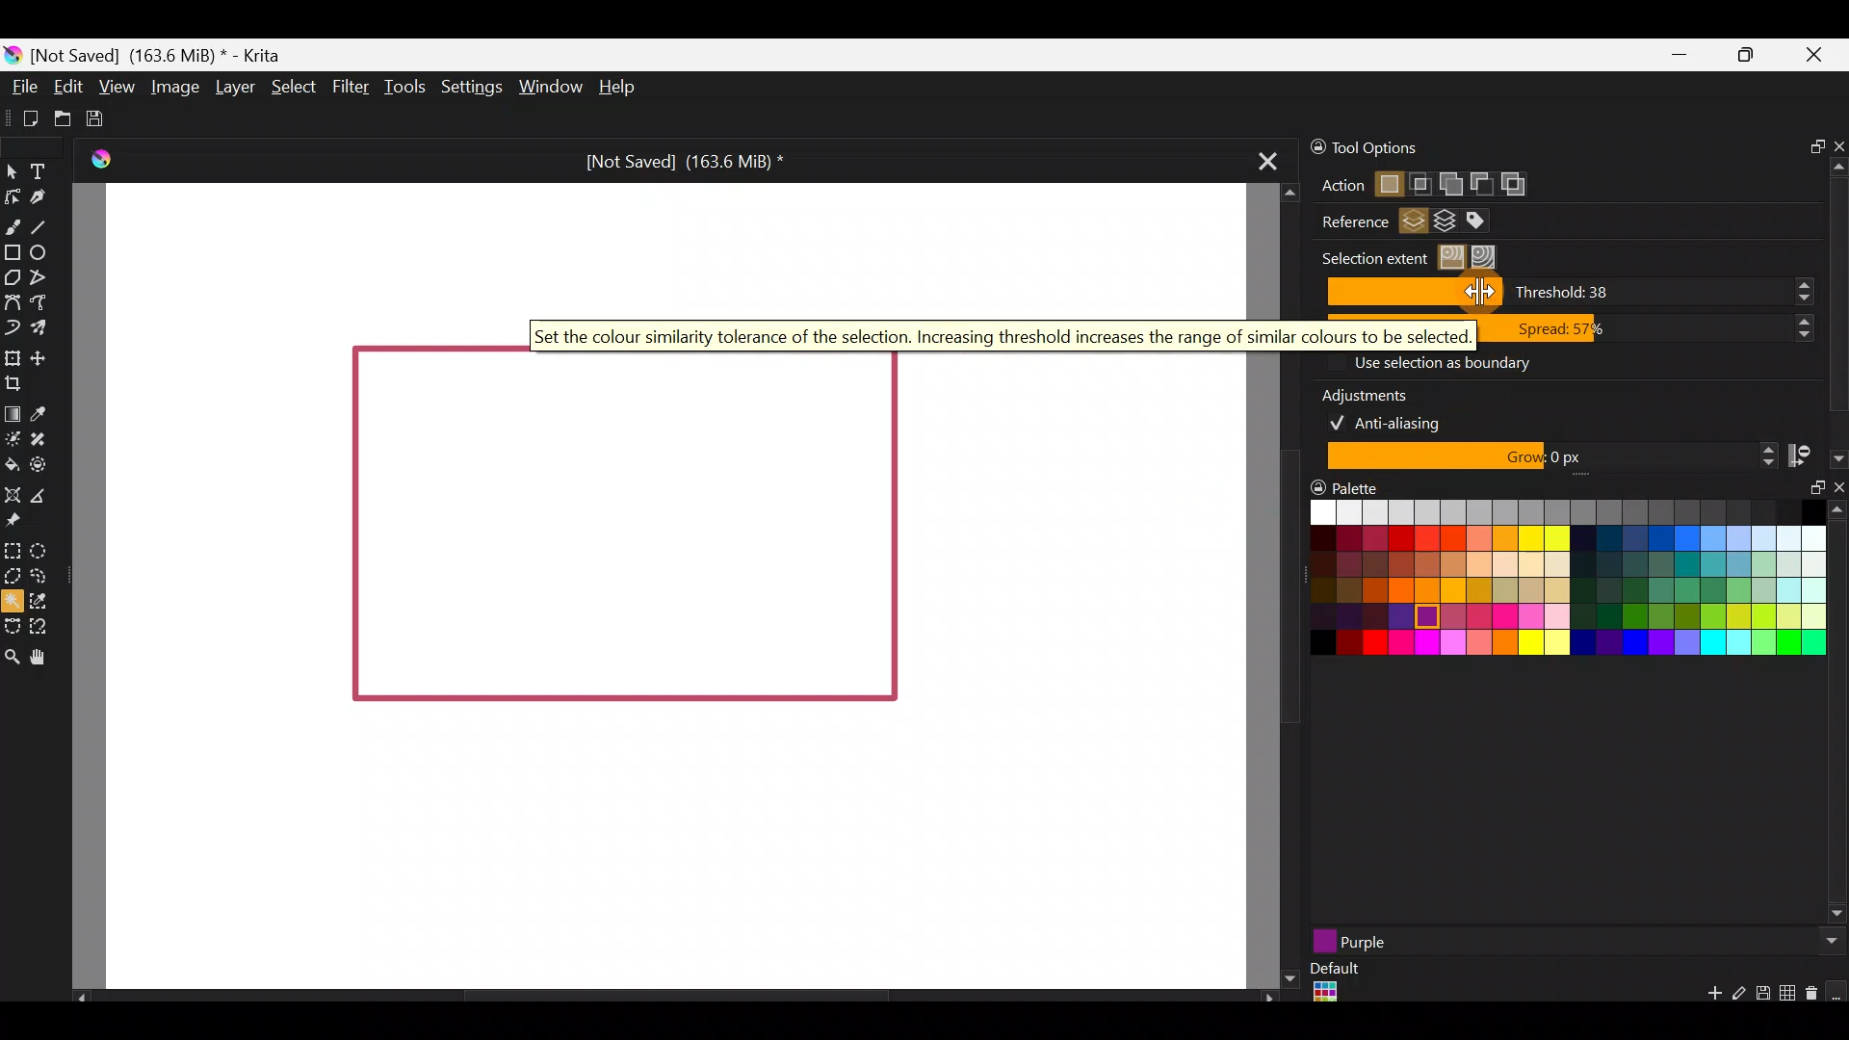 This screenshot has height=1040, width=1849. I want to click on Krita Logo, so click(101, 158).